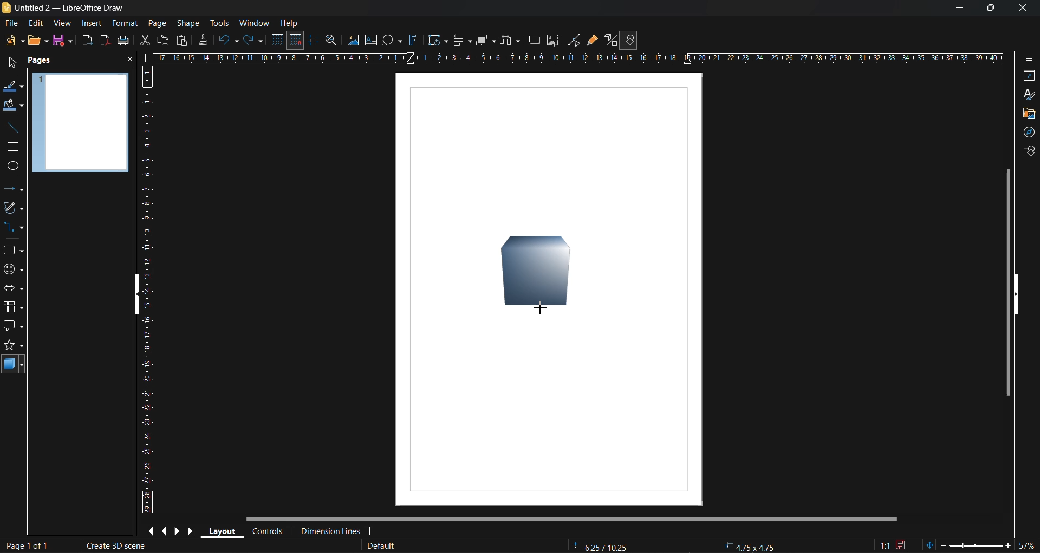 This screenshot has width=1040, height=553. Describe the element at coordinates (14, 289) in the screenshot. I see `block arrows` at that location.